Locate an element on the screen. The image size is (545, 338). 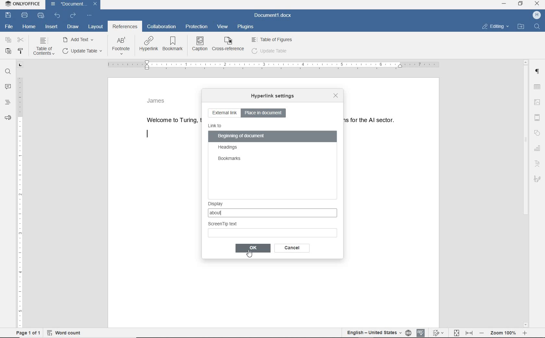
Close is located at coordinates (538, 4).